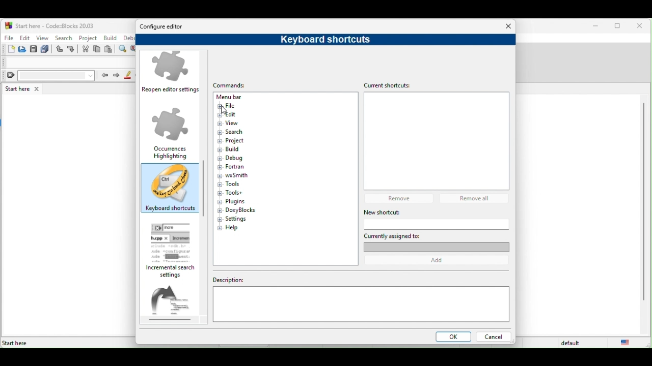  Describe the element at coordinates (203, 180) in the screenshot. I see `scroll bar moved` at that location.